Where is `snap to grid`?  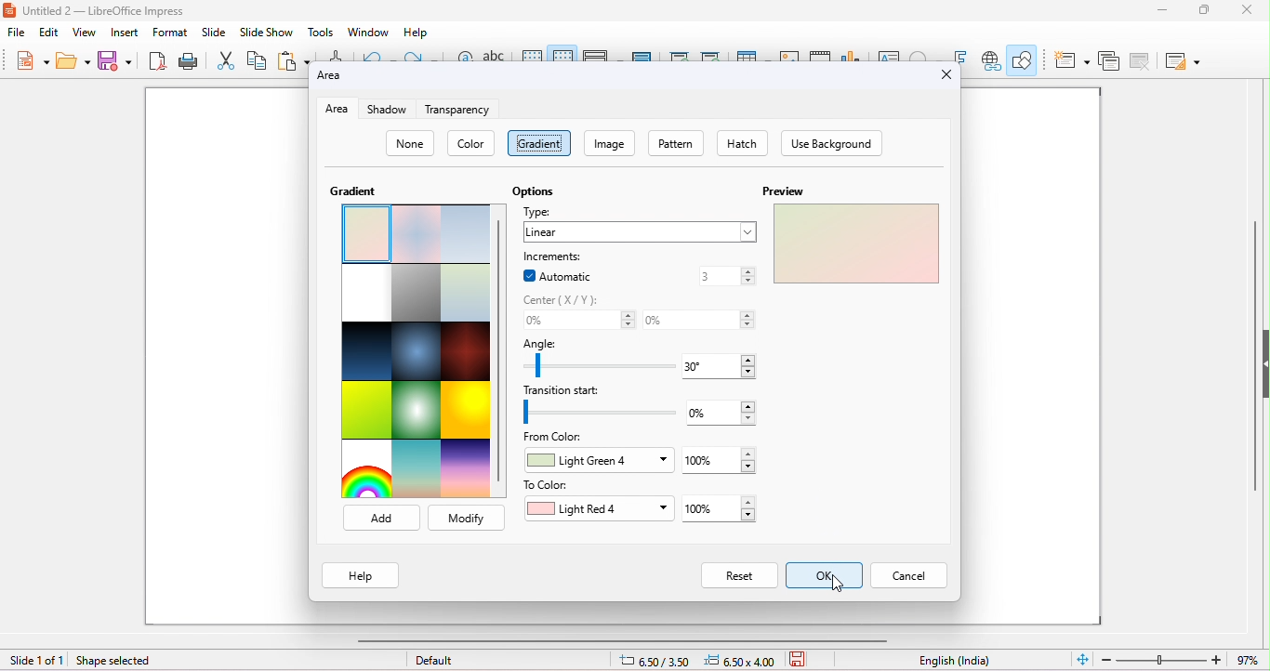 snap to grid is located at coordinates (562, 52).